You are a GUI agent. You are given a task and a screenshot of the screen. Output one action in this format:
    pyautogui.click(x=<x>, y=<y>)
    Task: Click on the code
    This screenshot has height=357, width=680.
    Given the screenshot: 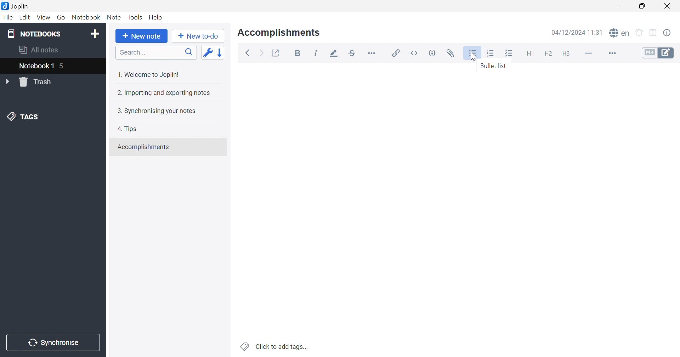 What is the action you would take?
    pyautogui.click(x=433, y=52)
    